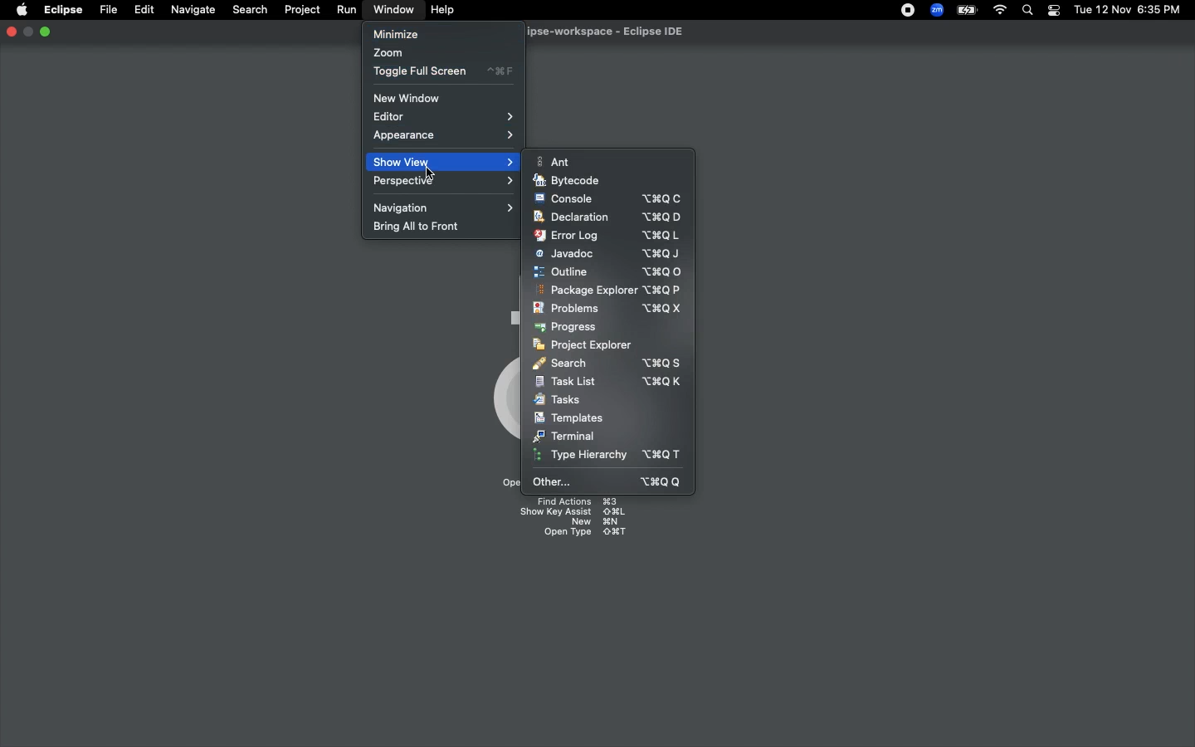 This screenshot has width=1195, height=747. What do you see at coordinates (248, 9) in the screenshot?
I see `Search` at bounding box center [248, 9].